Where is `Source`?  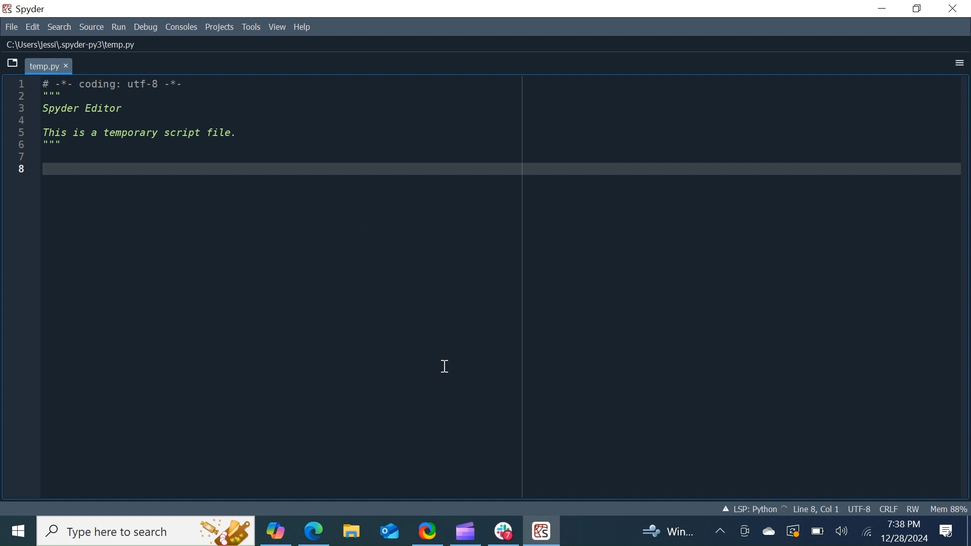
Source is located at coordinates (93, 28).